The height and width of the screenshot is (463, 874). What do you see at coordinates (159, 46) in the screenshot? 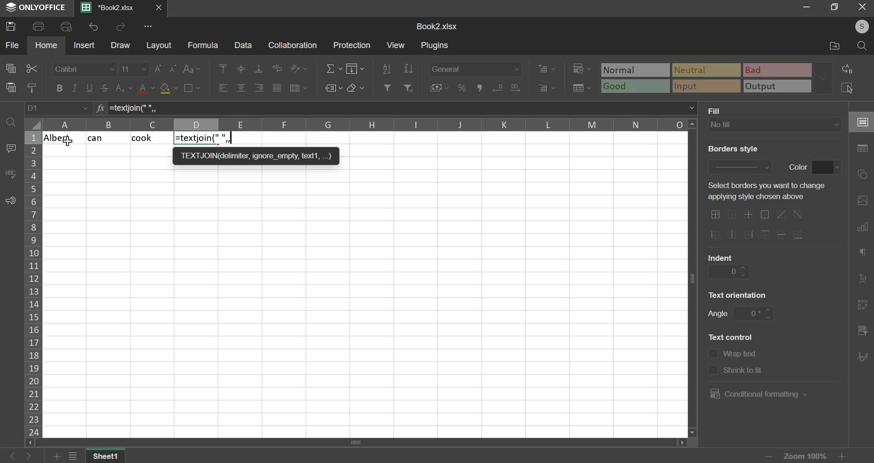
I see `layout` at bounding box center [159, 46].